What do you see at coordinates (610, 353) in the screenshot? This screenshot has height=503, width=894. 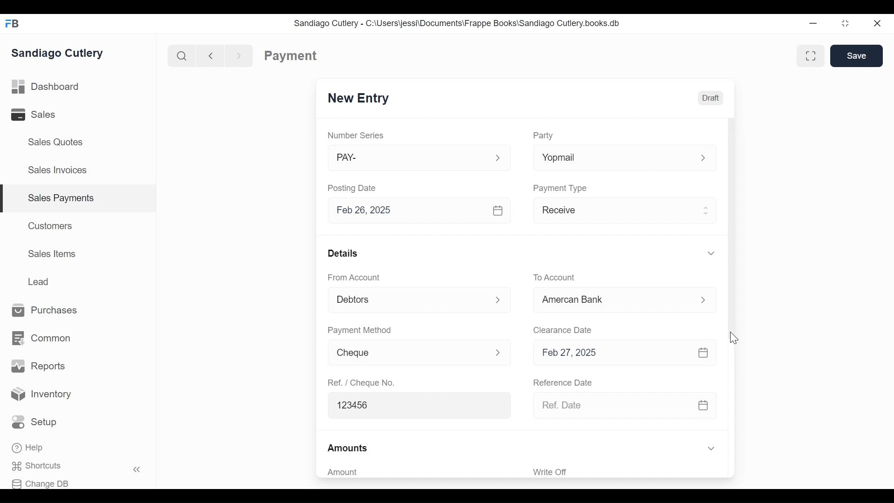 I see `Feb 27, 2025` at bounding box center [610, 353].